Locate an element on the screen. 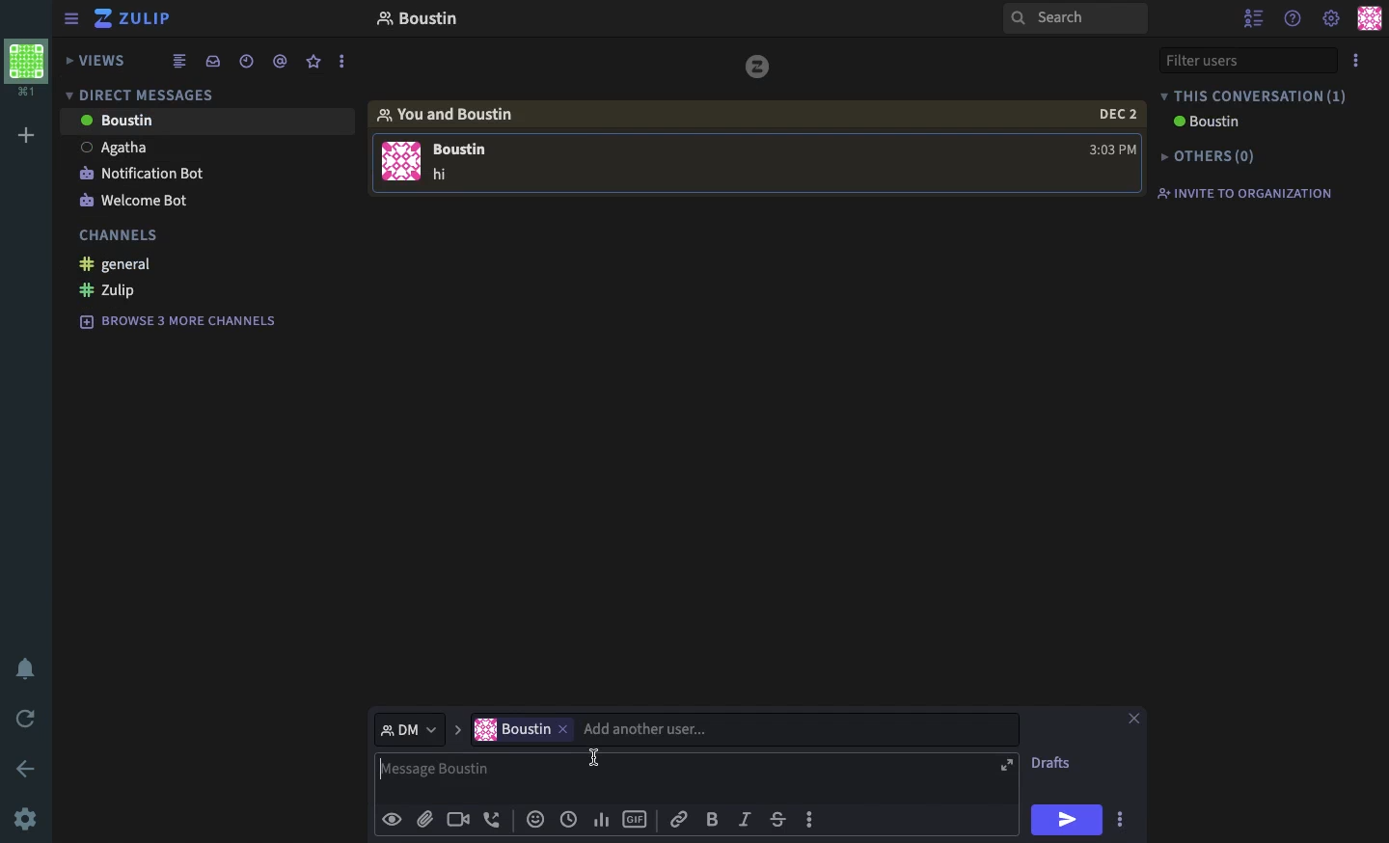  time 3:03 PM is located at coordinates (1107, 150).